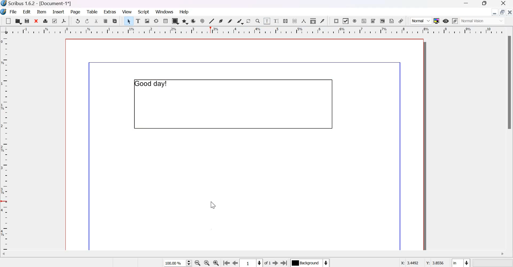  Describe the element at coordinates (276, 21) in the screenshot. I see `edit text with story editor` at that location.